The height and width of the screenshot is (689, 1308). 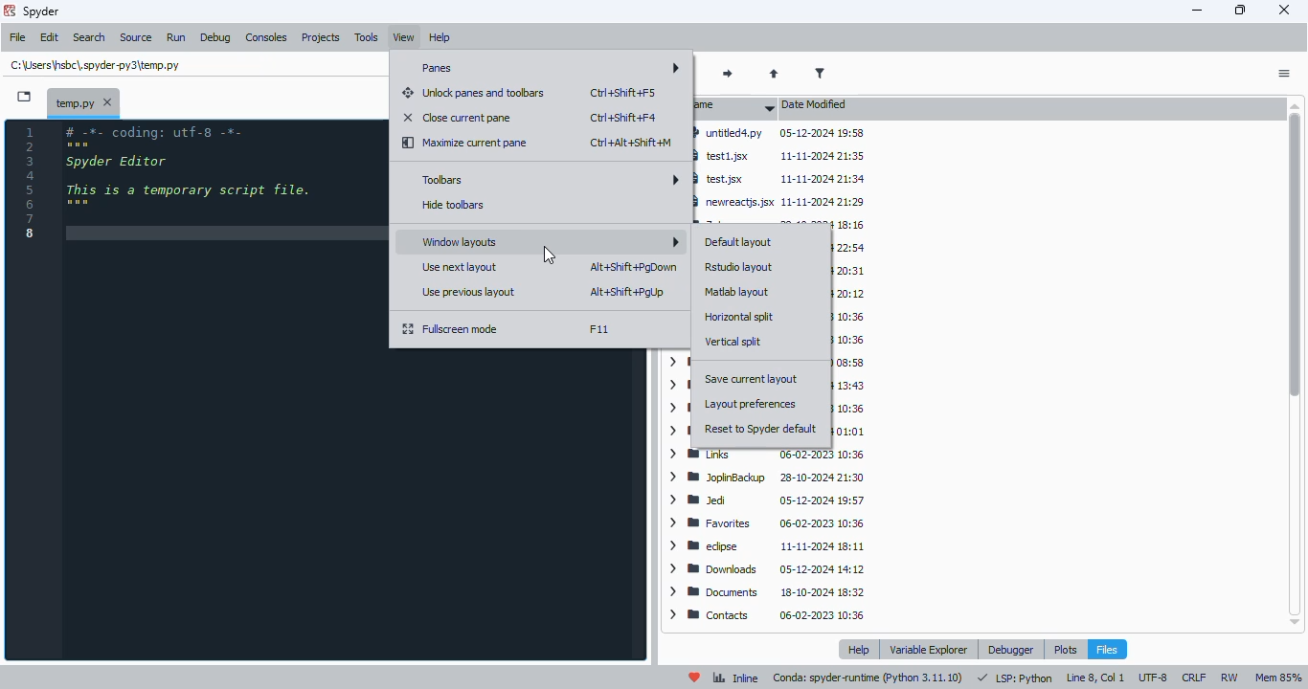 What do you see at coordinates (780, 222) in the screenshot?
I see `Zotero` at bounding box center [780, 222].